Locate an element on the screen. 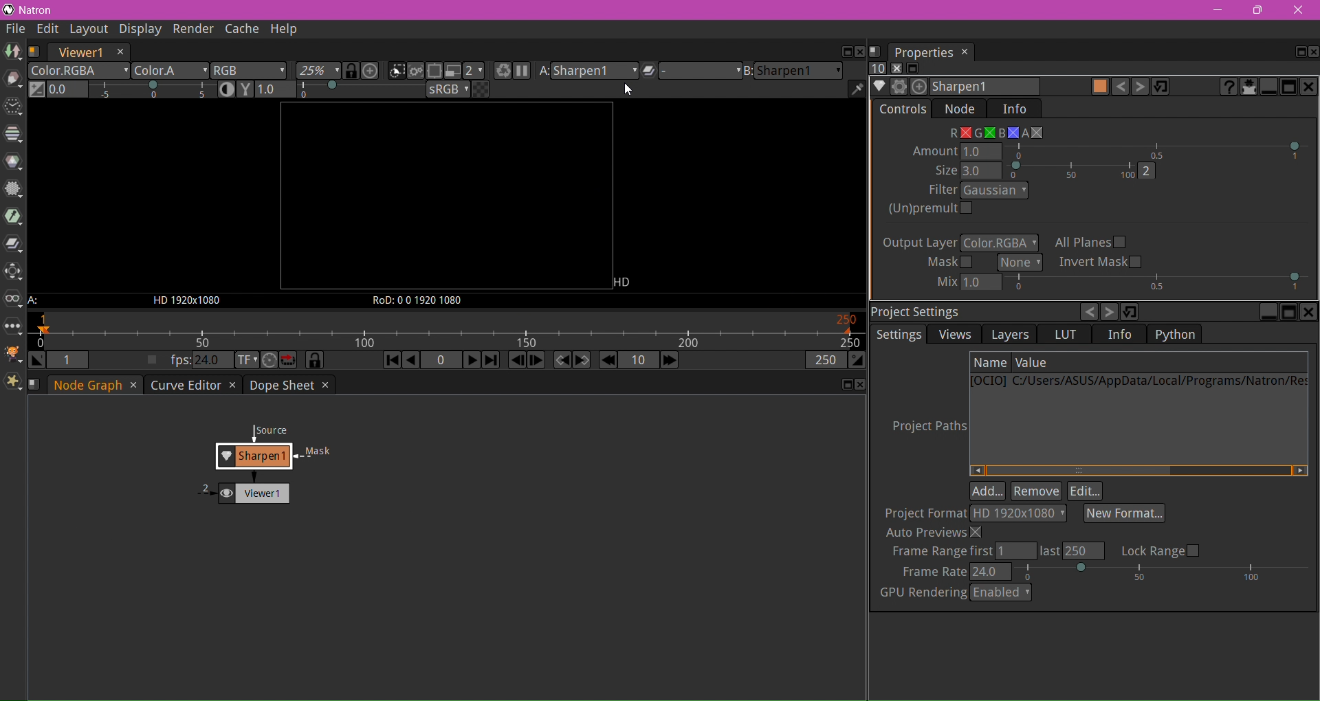  minimize is located at coordinates (1219, 11).